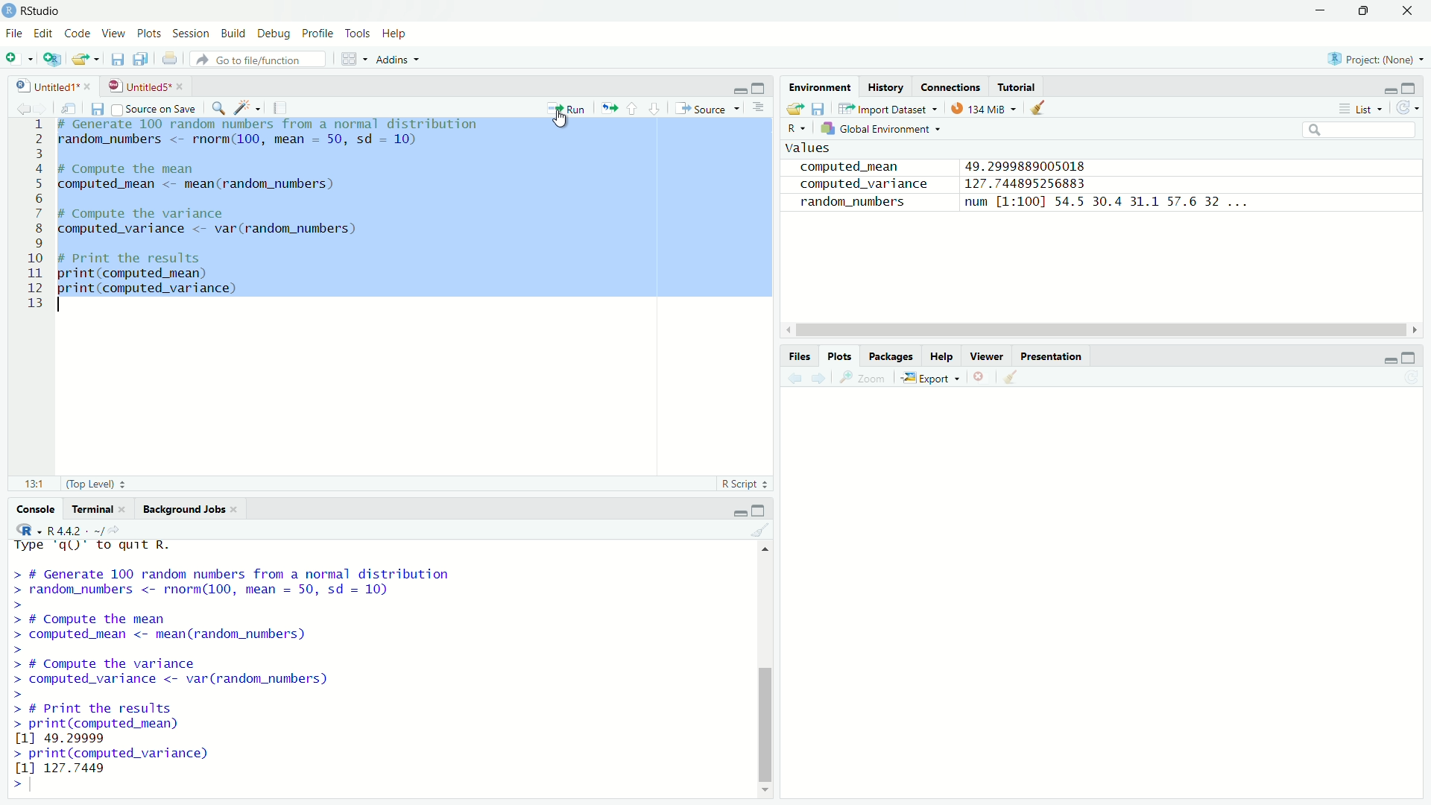 This screenshot has width=1431, height=805. What do you see at coordinates (89, 738) in the screenshot?
I see `[1] 49.29999` at bounding box center [89, 738].